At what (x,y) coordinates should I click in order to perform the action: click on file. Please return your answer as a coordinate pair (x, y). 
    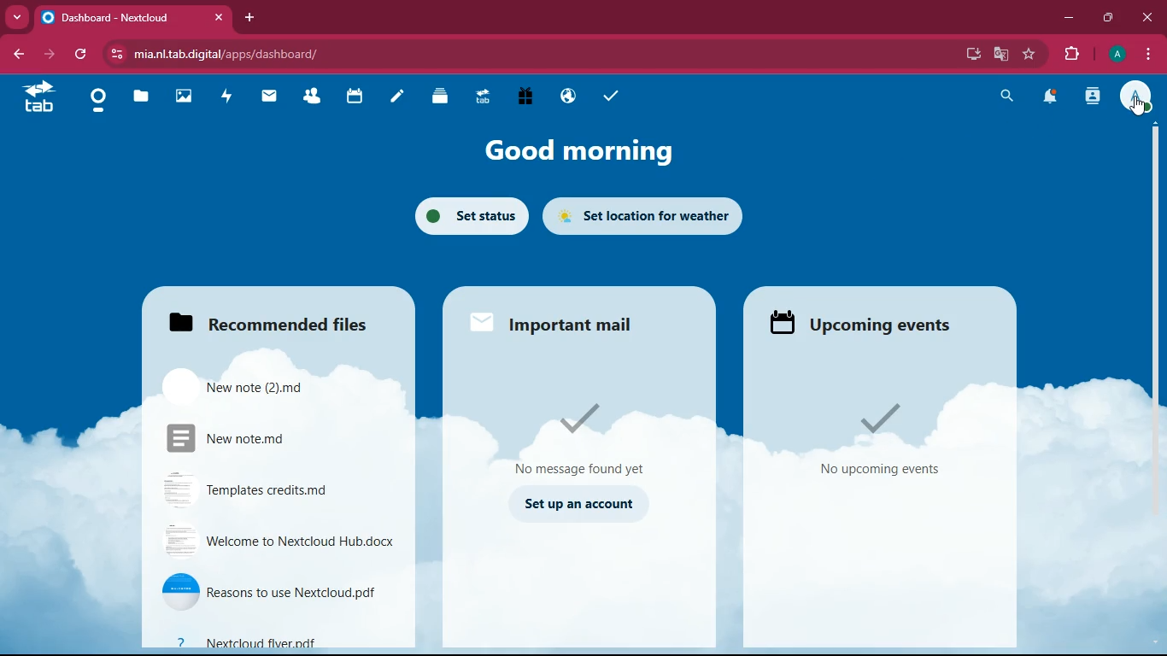
    Looking at the image, I should click on (267, 593).